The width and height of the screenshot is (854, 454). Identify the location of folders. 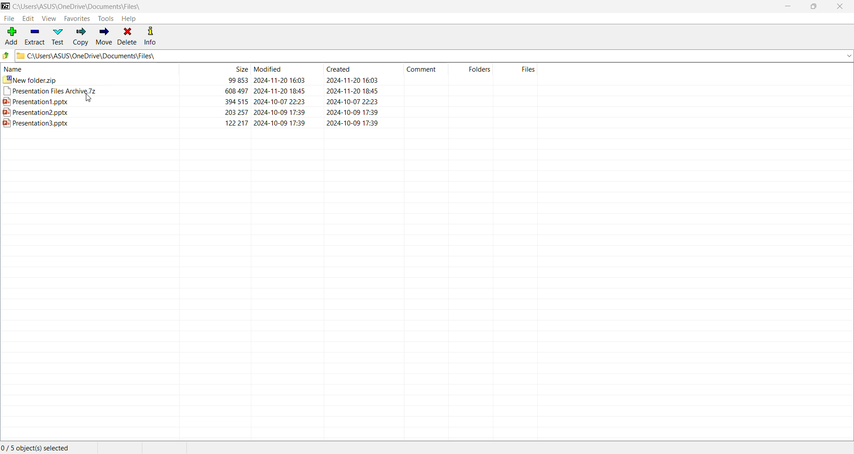
(473, 69).